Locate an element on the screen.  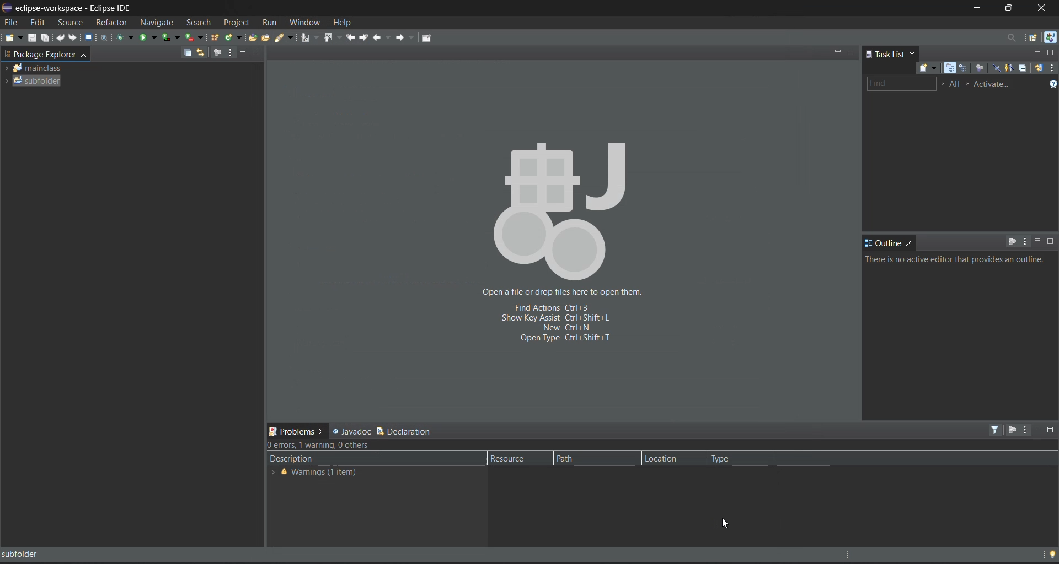
eclipse-workspace - Eclipse IDE is located at coordinates (69, 7).